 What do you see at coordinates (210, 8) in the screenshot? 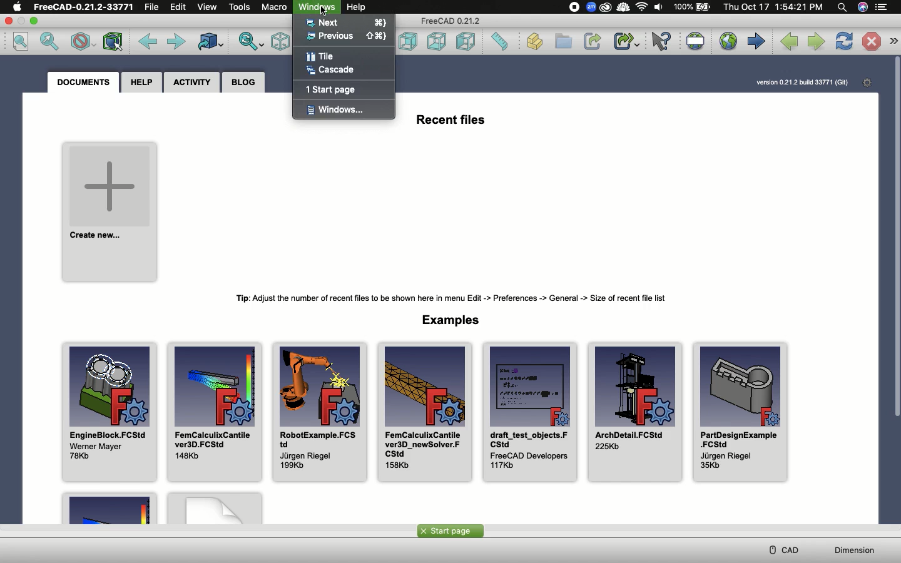
I see `View` at bounding box center [210, 8].